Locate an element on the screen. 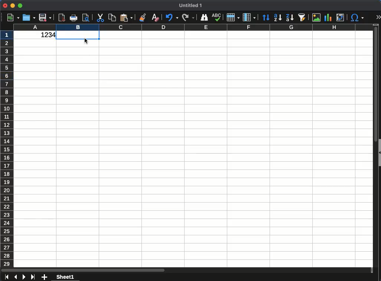 The image size is (381, 281). collapse is located at coordinates (379, 153).